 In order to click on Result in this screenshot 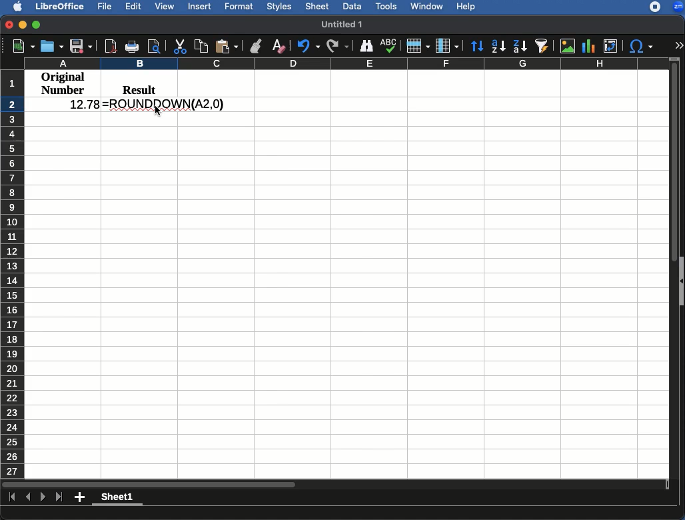, I will do `click(135, 88)`.